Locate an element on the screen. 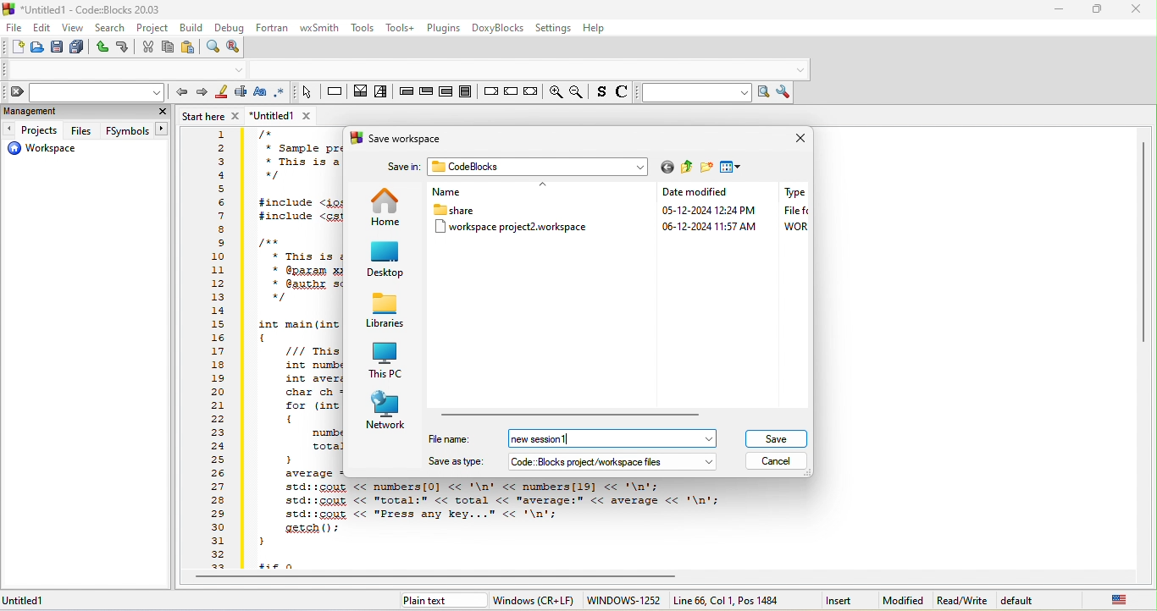  view is located at coordinates (74, 29).